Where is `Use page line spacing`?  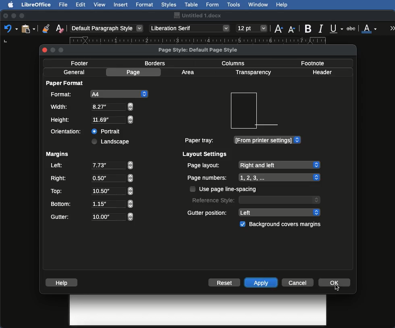
Use page line spacing is located at coordinates (224, 189).